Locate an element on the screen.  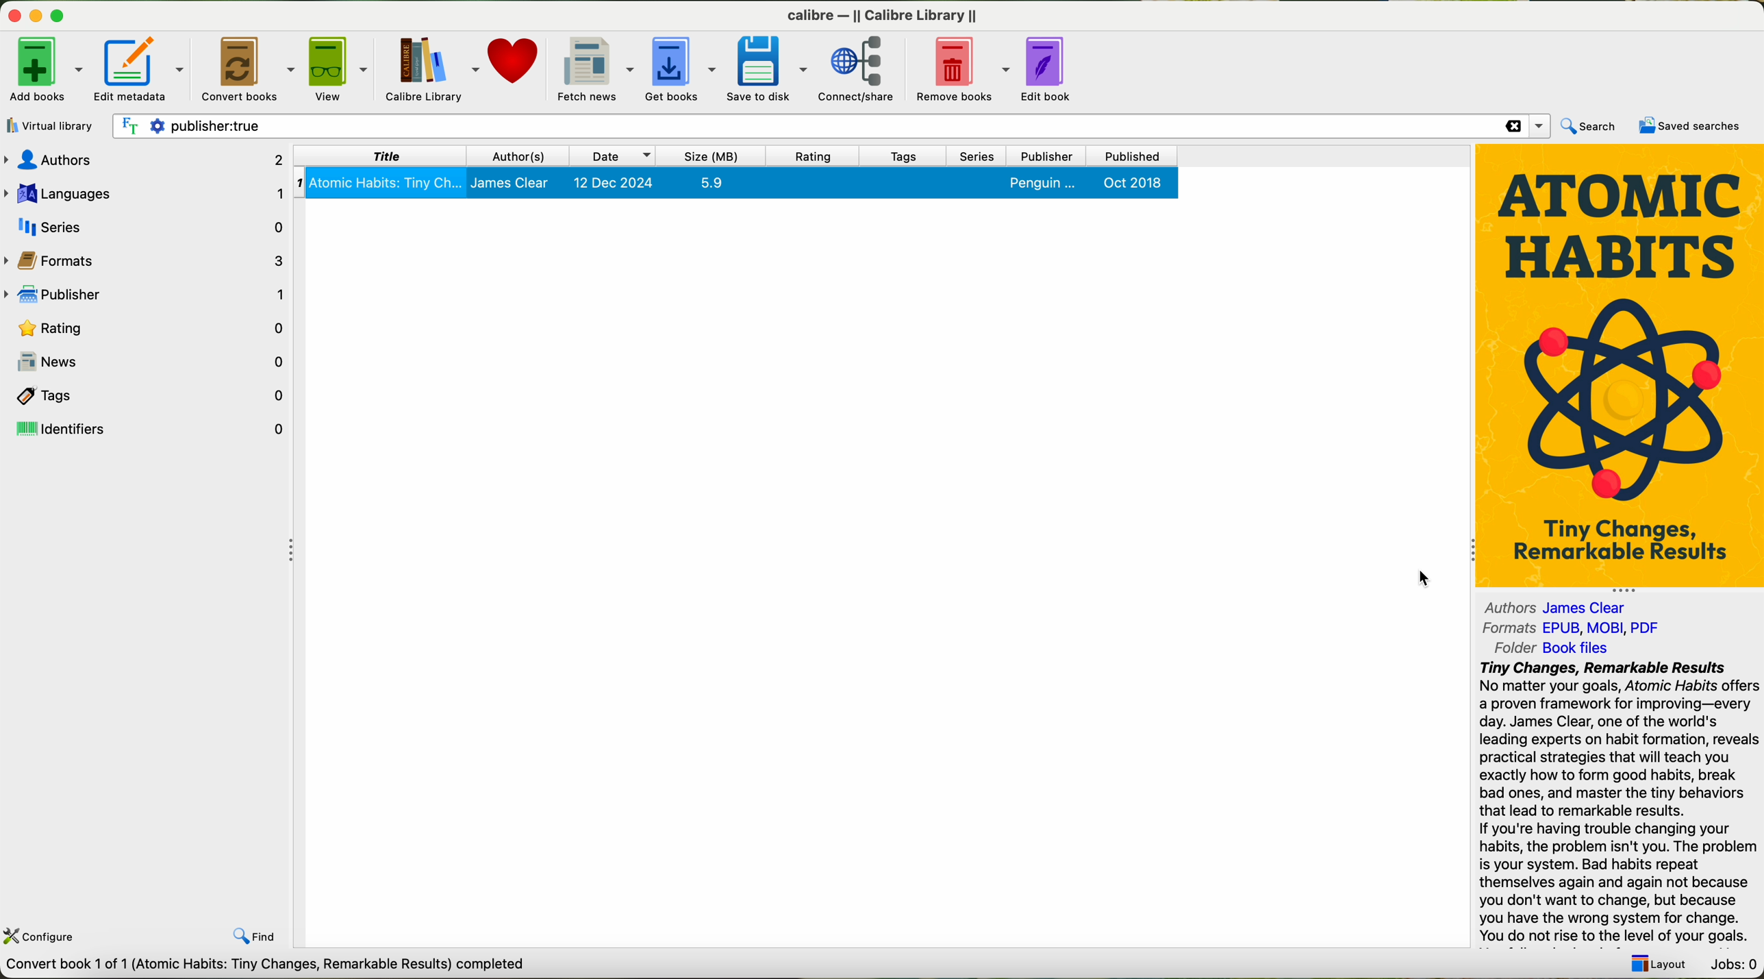
news is located at coordinates (148, 362).